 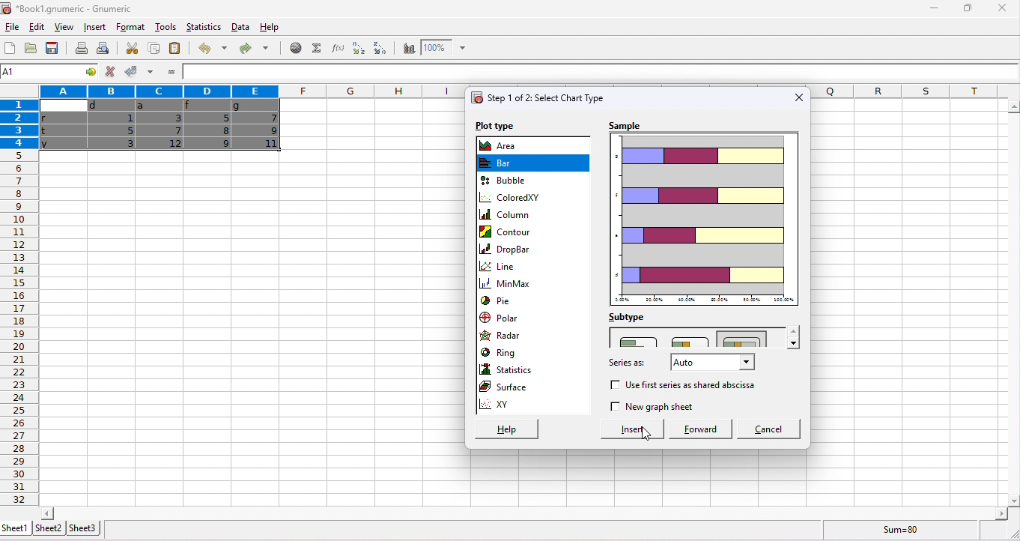 What do you see at coordinates (629, 318) in the screenshot?
I see `subtype` at bounding box center [629, 318].